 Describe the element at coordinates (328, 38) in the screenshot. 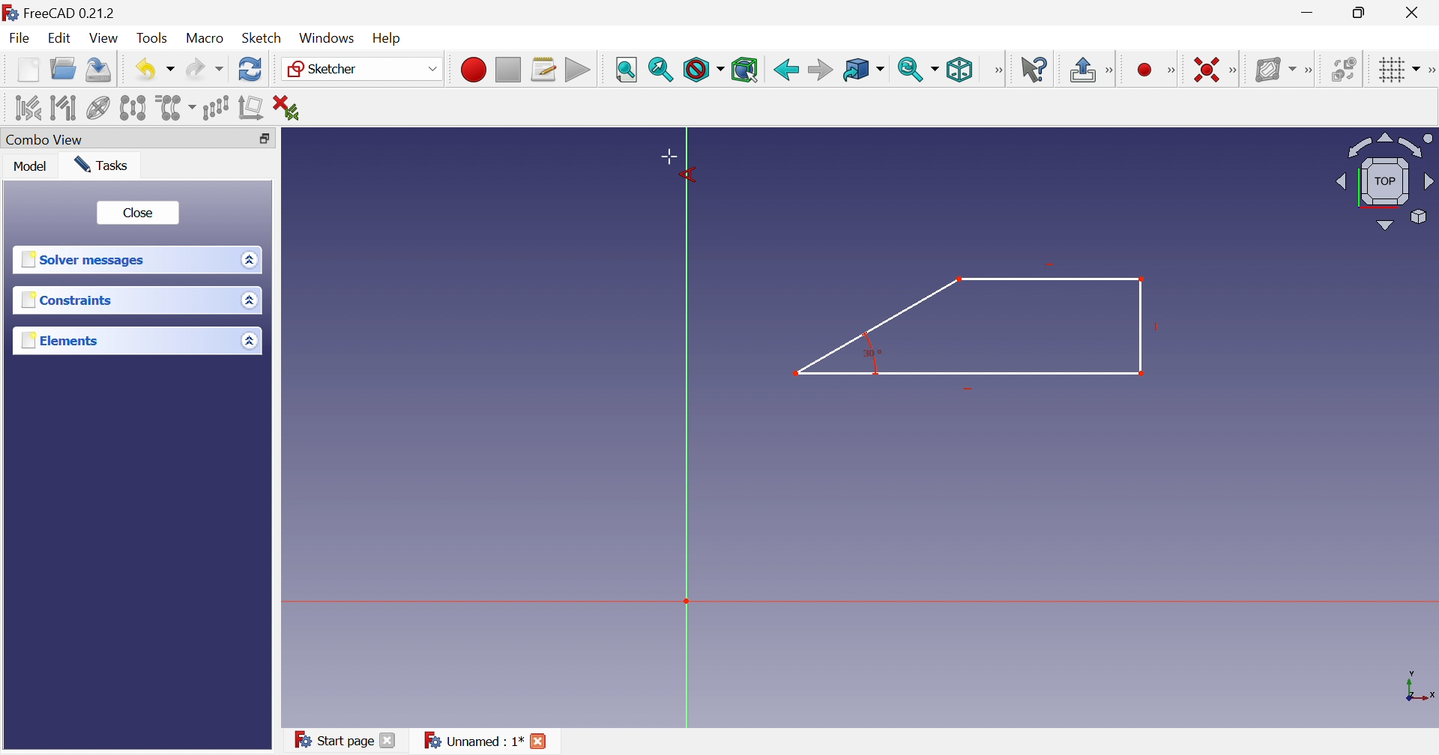

I see `Windows` at that location.